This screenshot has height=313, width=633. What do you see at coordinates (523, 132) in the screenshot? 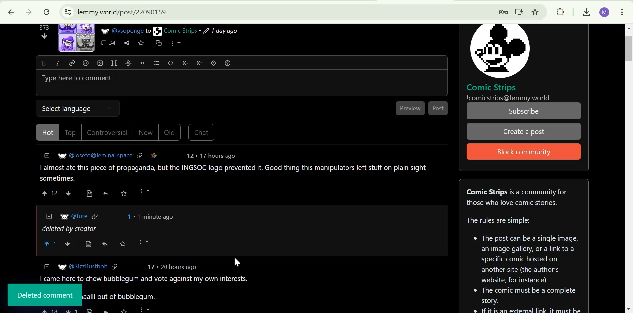
I see `create a post` at bounding box center [523, 132].